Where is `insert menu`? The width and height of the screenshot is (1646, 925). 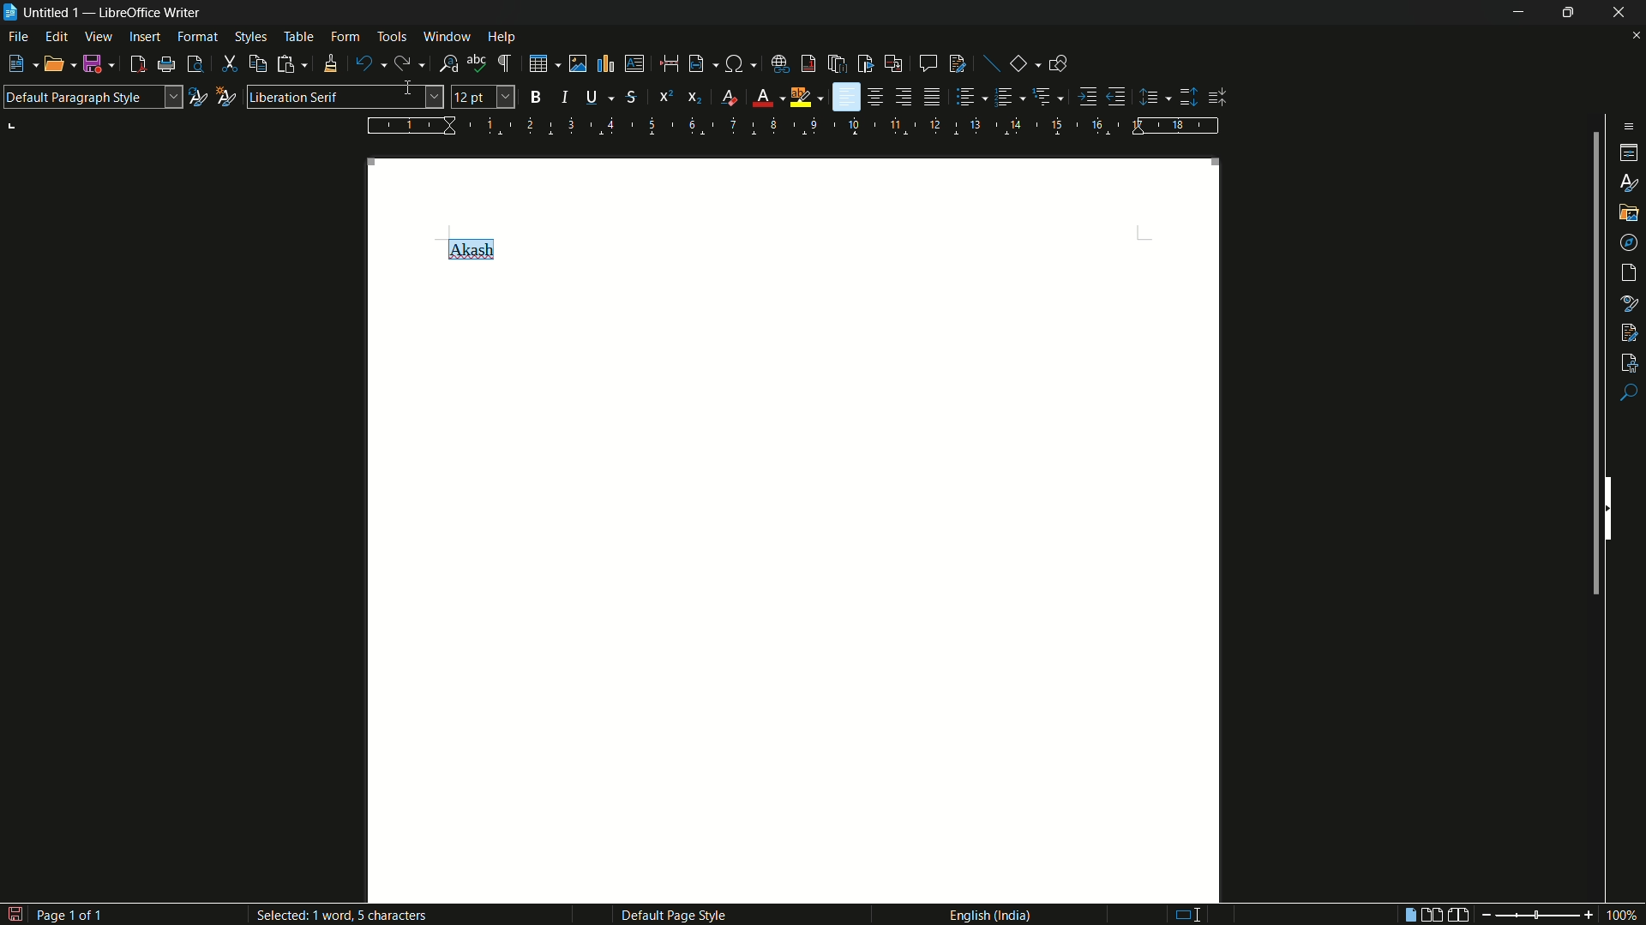
insert menu is located at coordinates (145, 36).